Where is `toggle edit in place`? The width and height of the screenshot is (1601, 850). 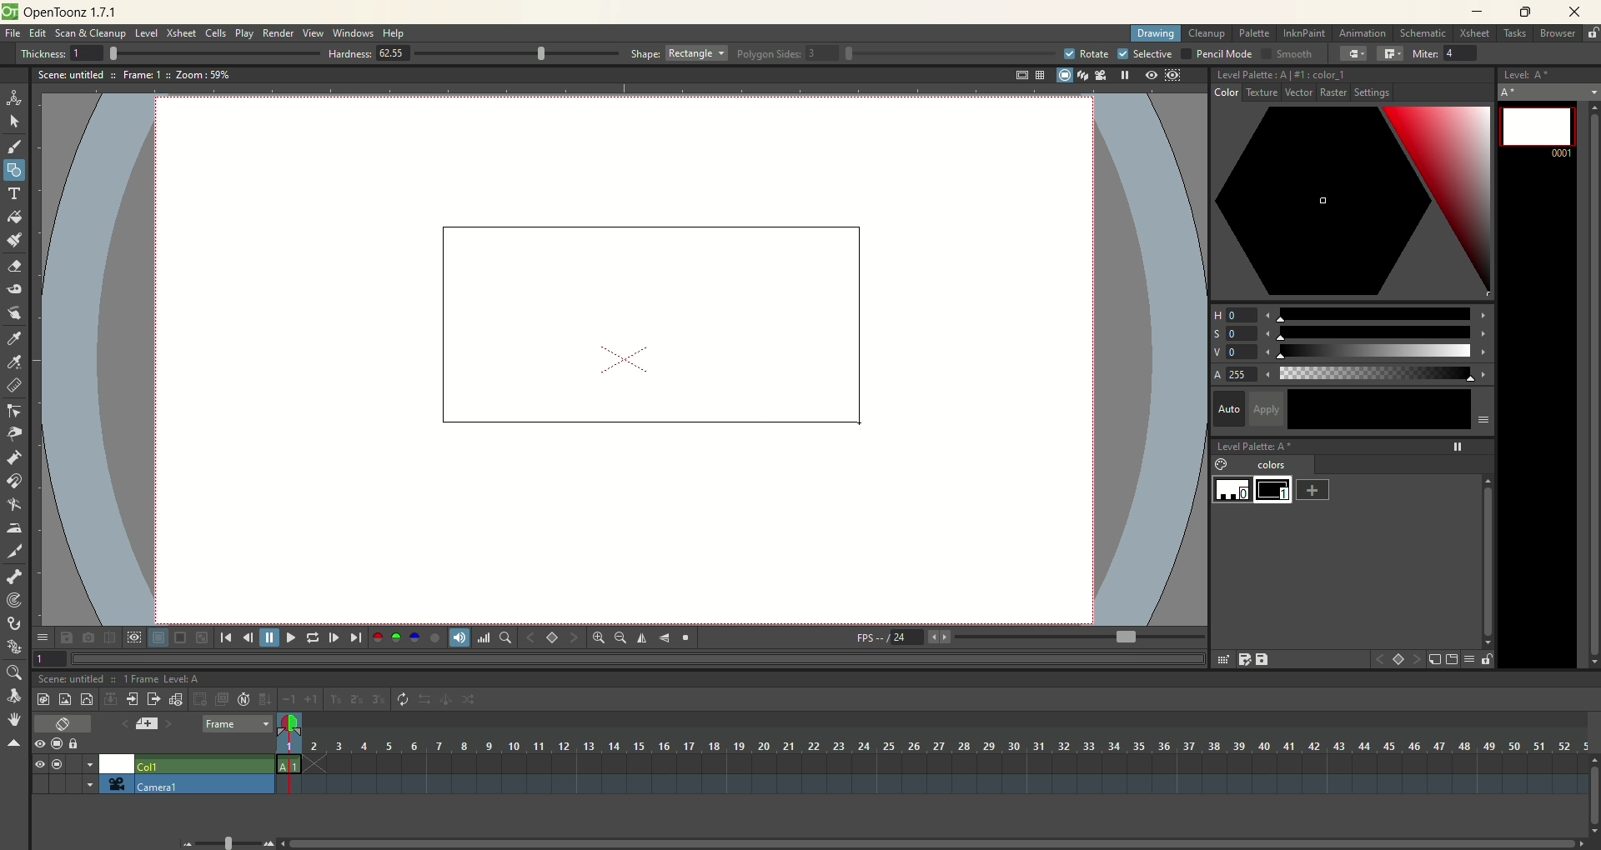 toggle edit in place is located at coordinates (178, 699).